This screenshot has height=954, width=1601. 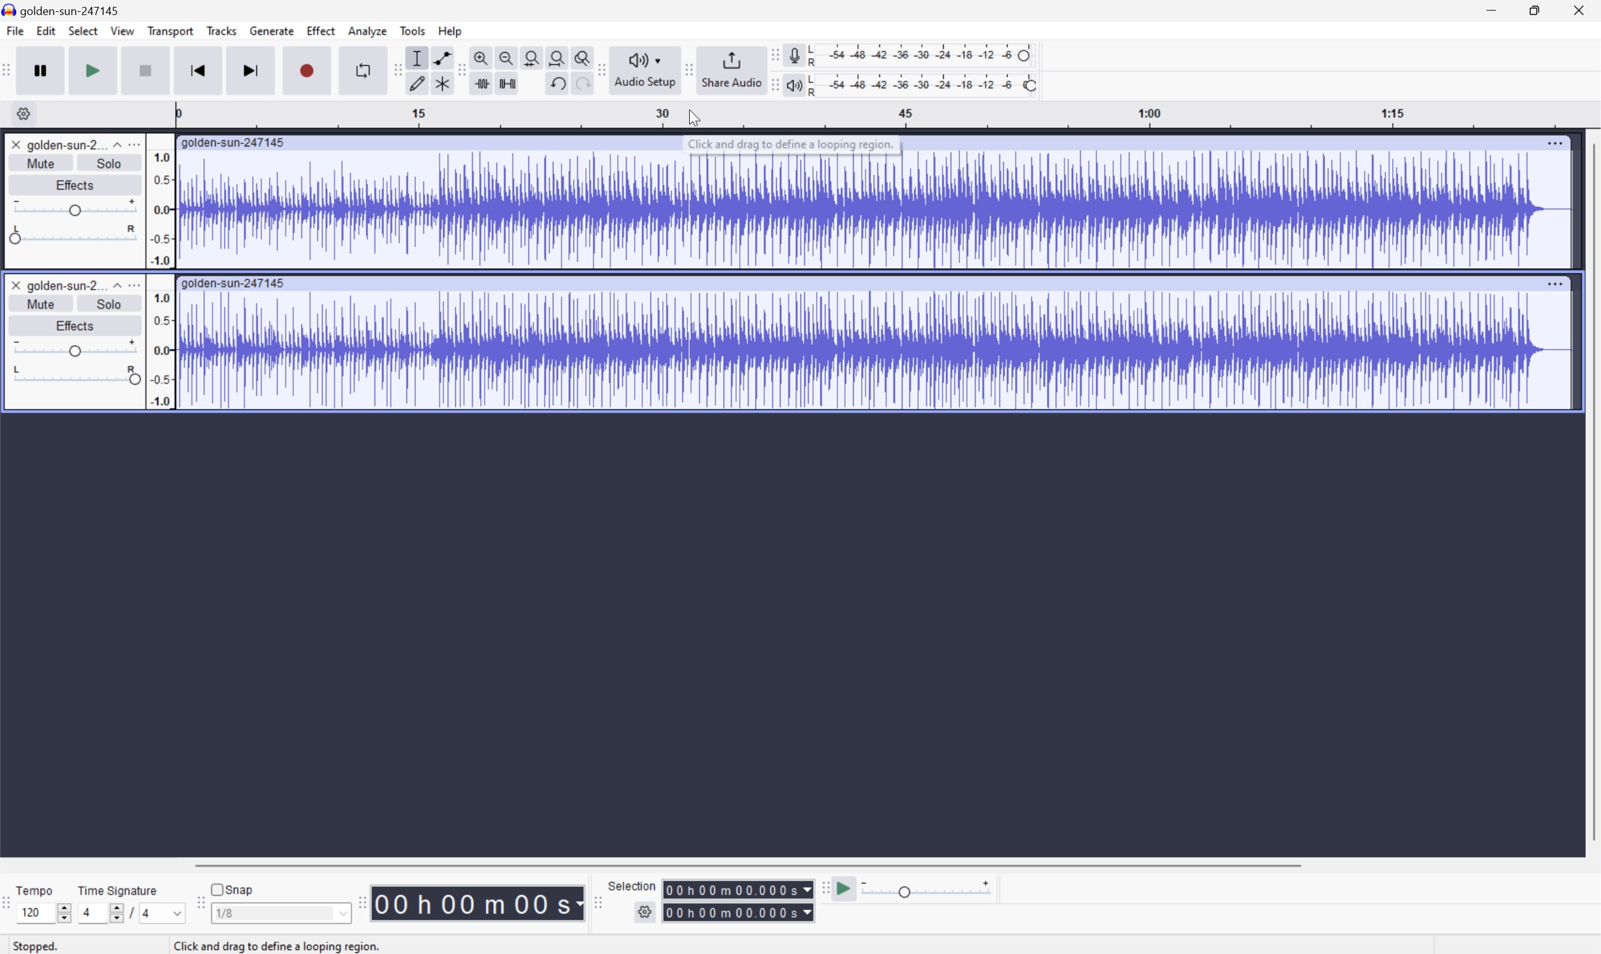 I want to click on Undo, so click(x=561, y=84).